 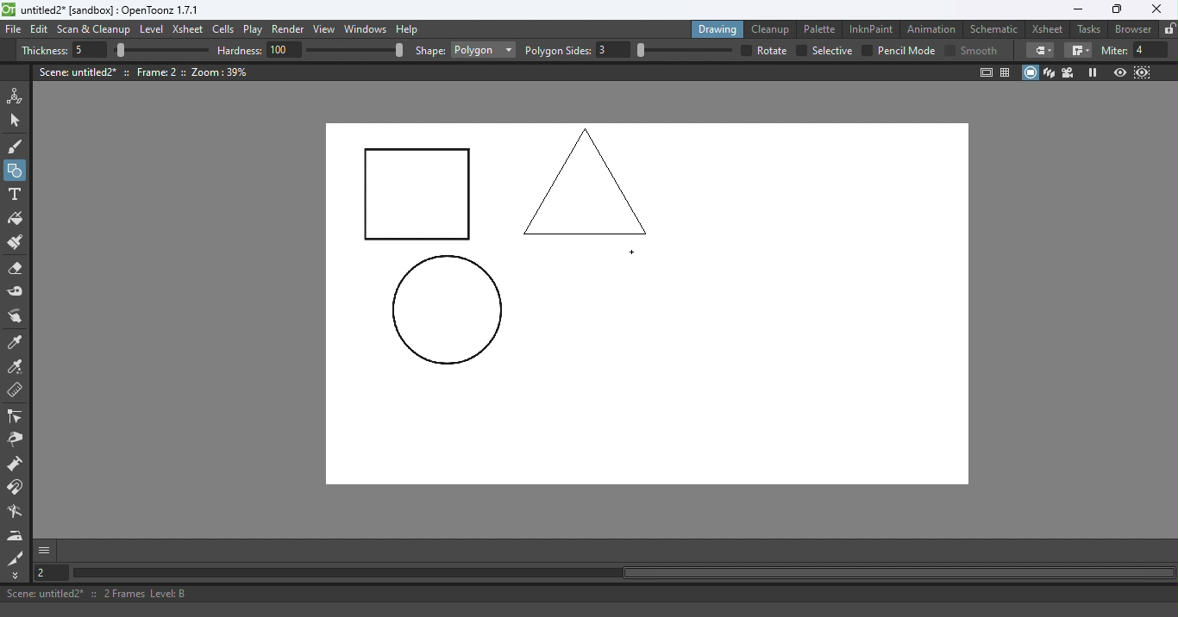 I want to click on Pinch tool, so click(x=15, y=442).